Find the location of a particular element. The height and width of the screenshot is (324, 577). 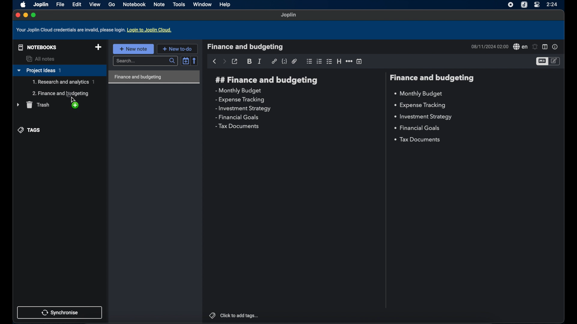

checkbox is located at coordinates (330, 61).